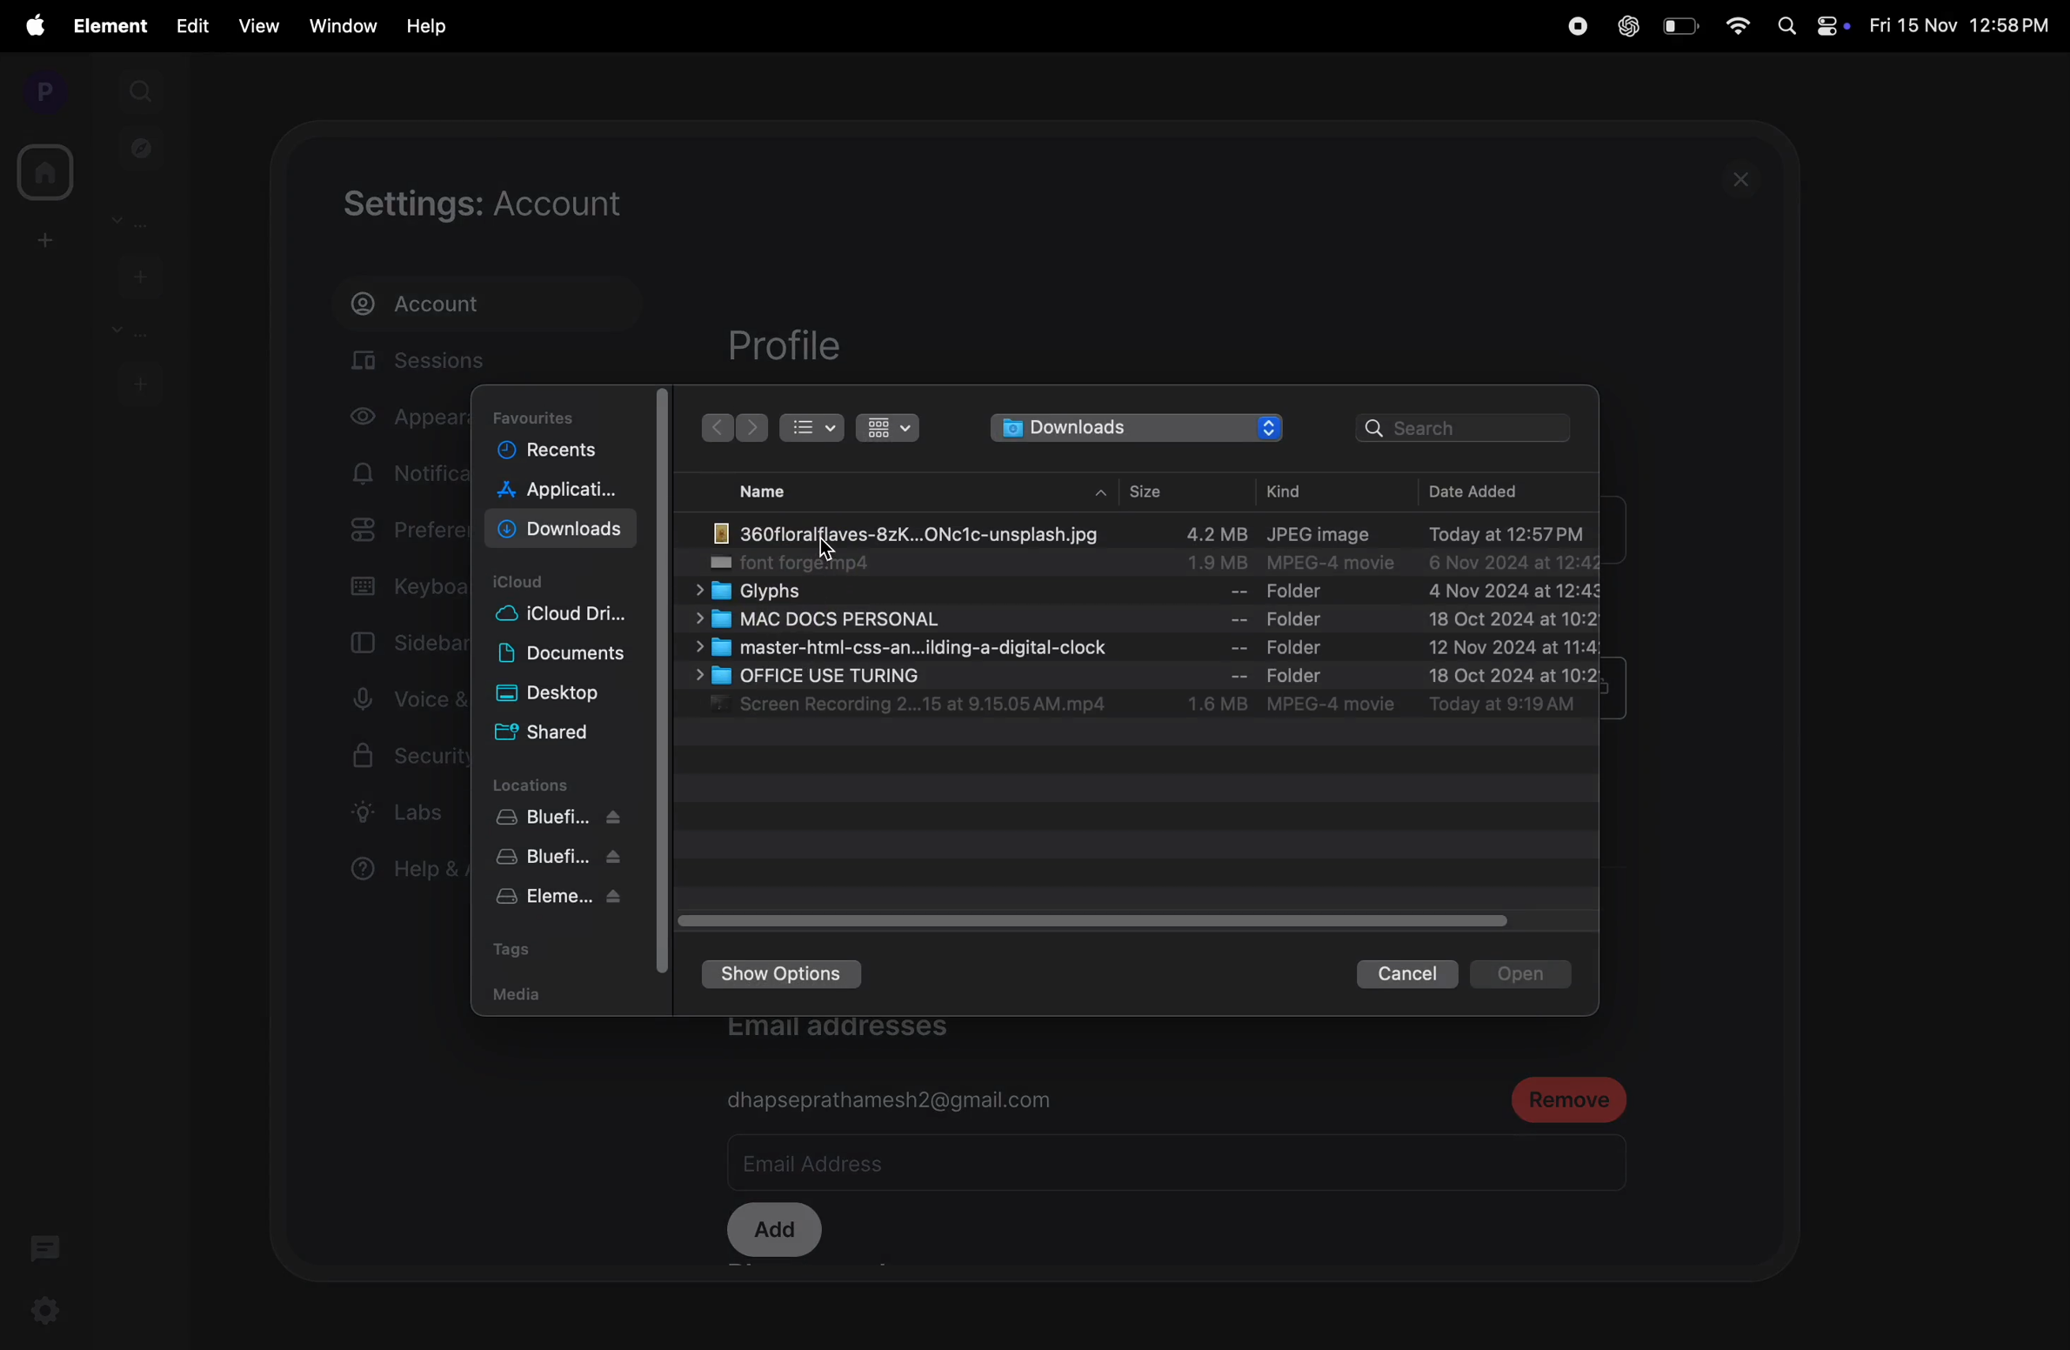 This screenshot has width=2070, height=1350. Describe the element at coordinates (1156, 622) in the screenshot. I see `Mac doc personal` at that location.